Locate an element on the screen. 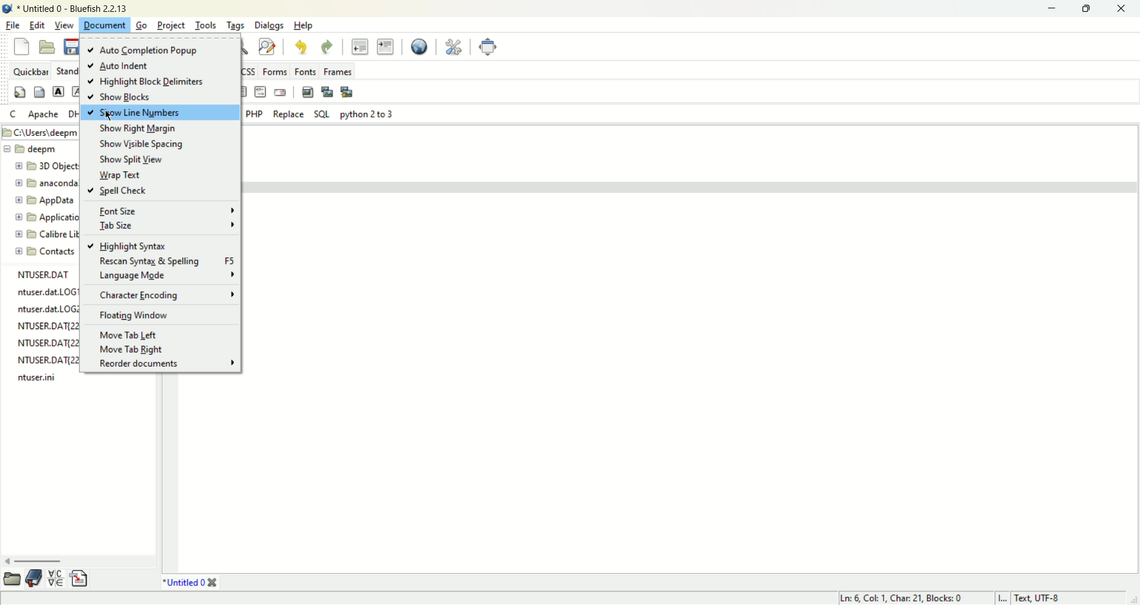 Image resolution: width=1140 pixels, height=605 pixels. project is located at coordinates (173, 25).